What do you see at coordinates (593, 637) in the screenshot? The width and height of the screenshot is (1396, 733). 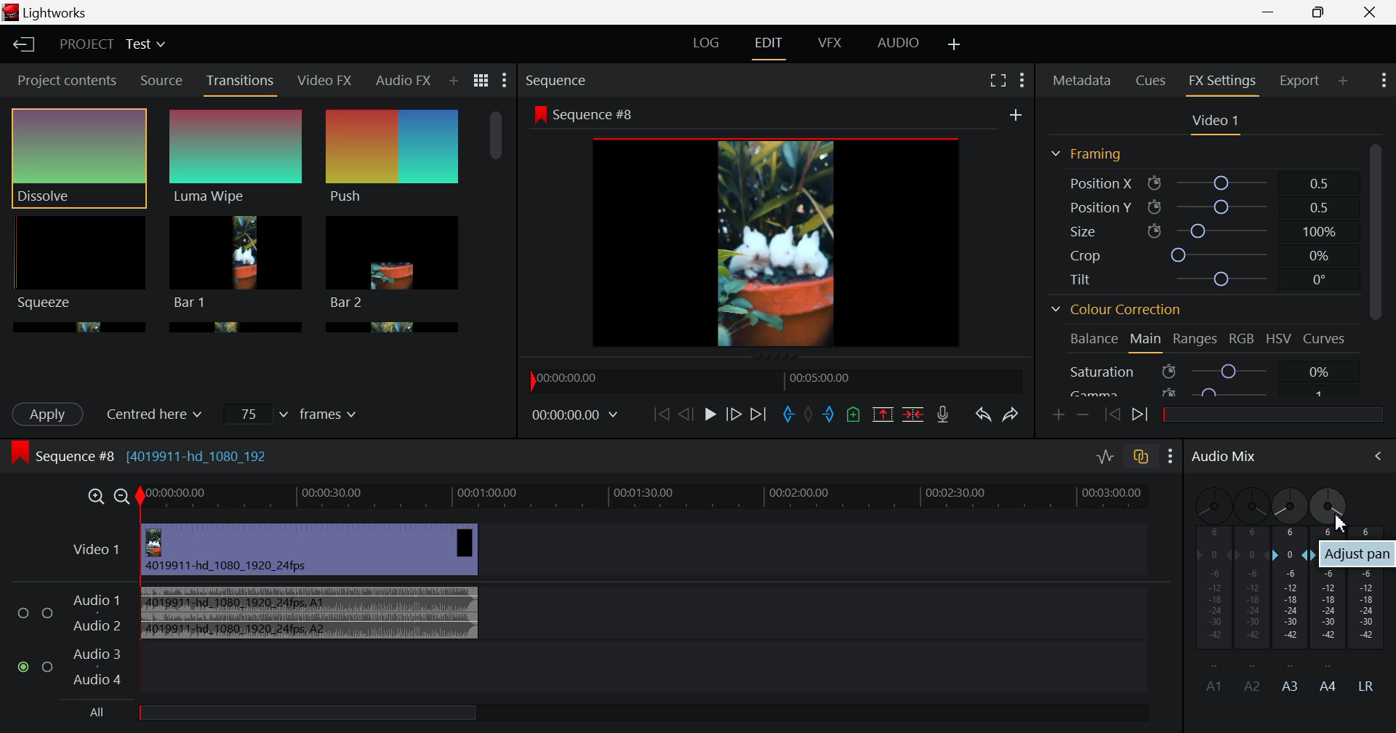 I see `Audio Input Field` at bounding box center [593, 637].